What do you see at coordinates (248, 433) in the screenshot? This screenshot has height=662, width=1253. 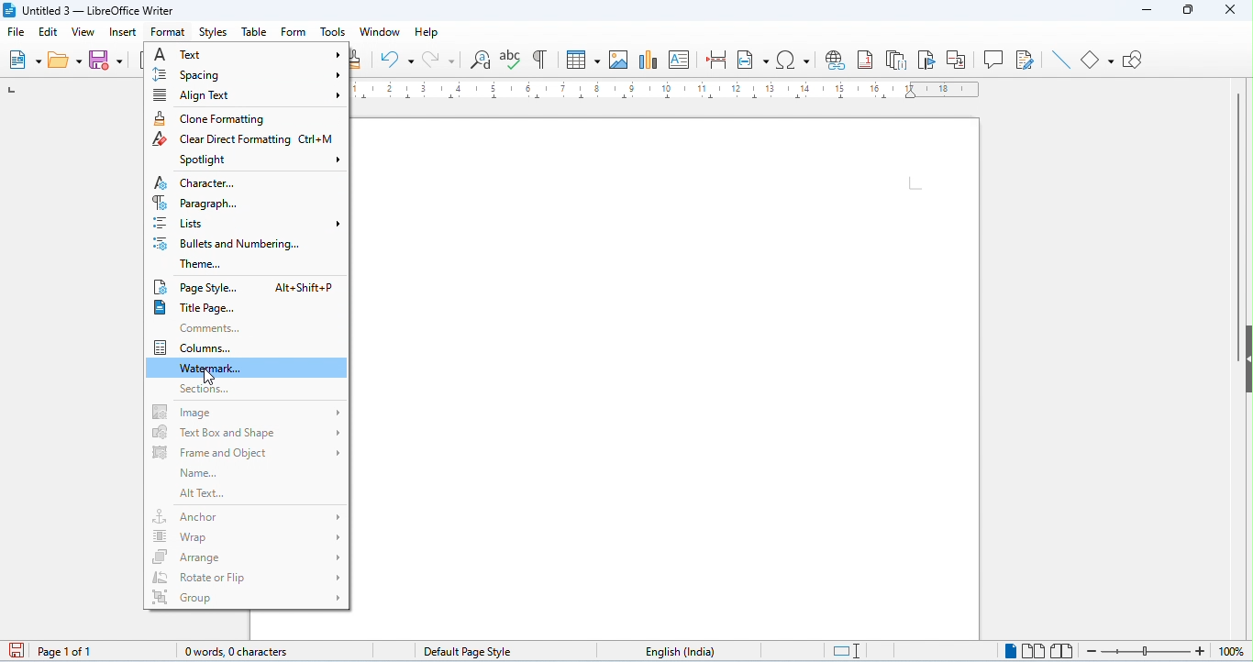 I see `text box and shape` at bounding box center [248, 433].